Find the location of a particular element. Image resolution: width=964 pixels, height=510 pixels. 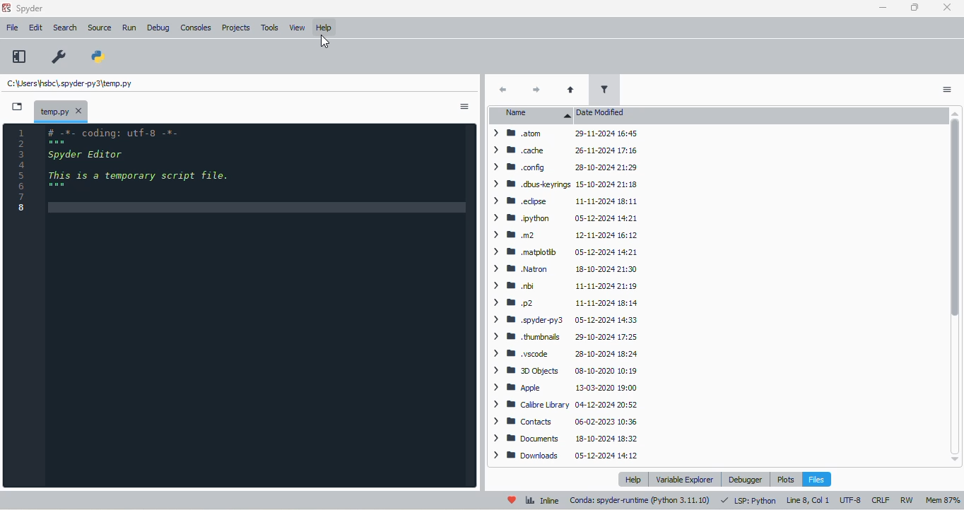

minimize is located at coordinates (884, 6).